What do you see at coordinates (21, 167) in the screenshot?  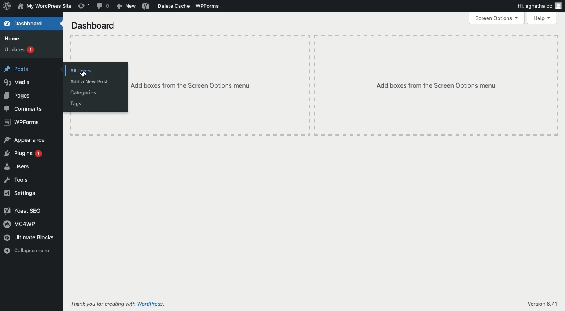 I see `Users` at bounding box center [21, 167].